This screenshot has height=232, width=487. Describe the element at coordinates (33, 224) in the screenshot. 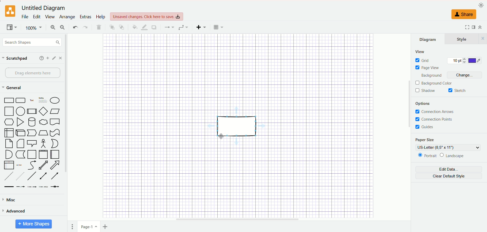

I see `more shapes` at that location.